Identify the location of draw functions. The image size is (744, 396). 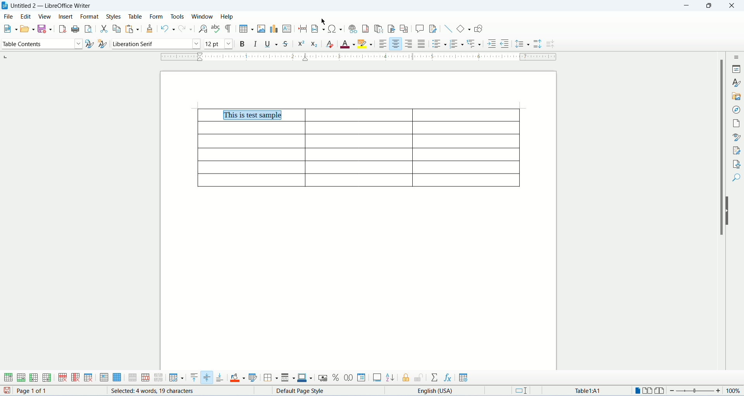
(479, 28).